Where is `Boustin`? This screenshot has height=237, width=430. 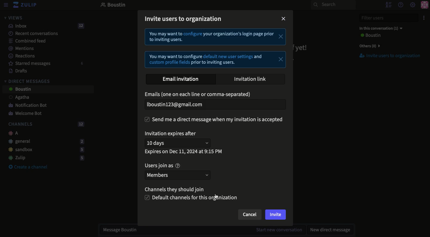
Boustin is located at coordinates (113, 5).